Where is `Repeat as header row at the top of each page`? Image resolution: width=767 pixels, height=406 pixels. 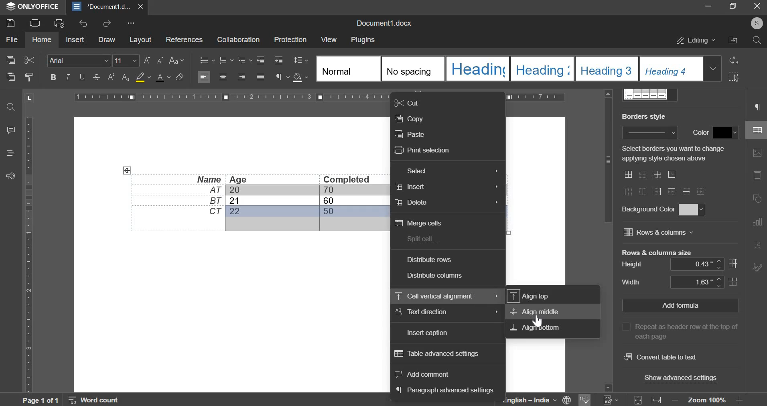
Repeat as header row at the top of each page is located at coordinates (686, 331).